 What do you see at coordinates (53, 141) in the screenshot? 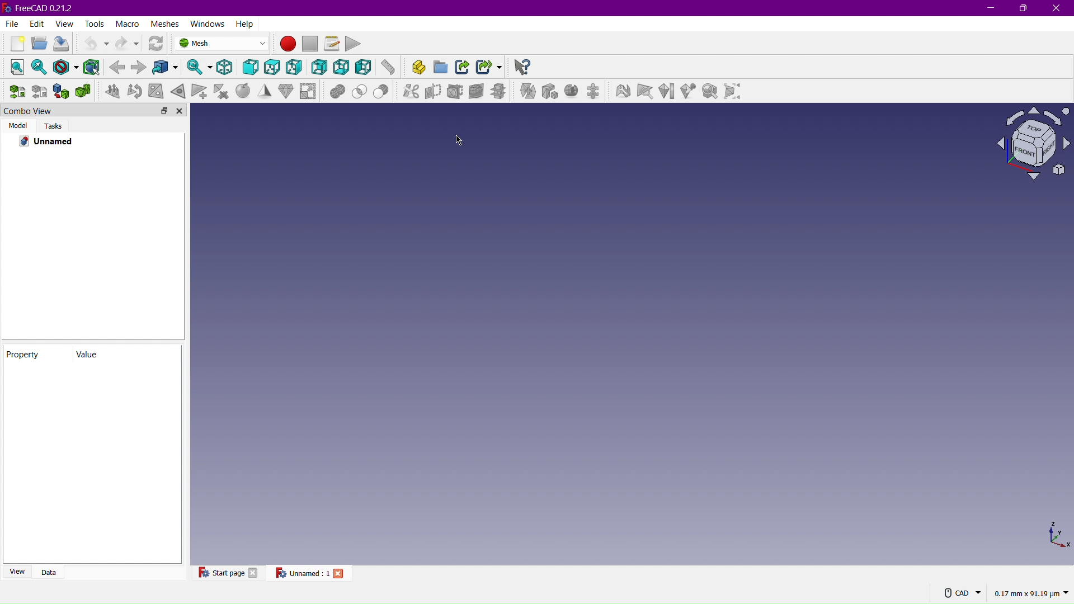
I see `Unnamed` at bounding box center [53, 141].